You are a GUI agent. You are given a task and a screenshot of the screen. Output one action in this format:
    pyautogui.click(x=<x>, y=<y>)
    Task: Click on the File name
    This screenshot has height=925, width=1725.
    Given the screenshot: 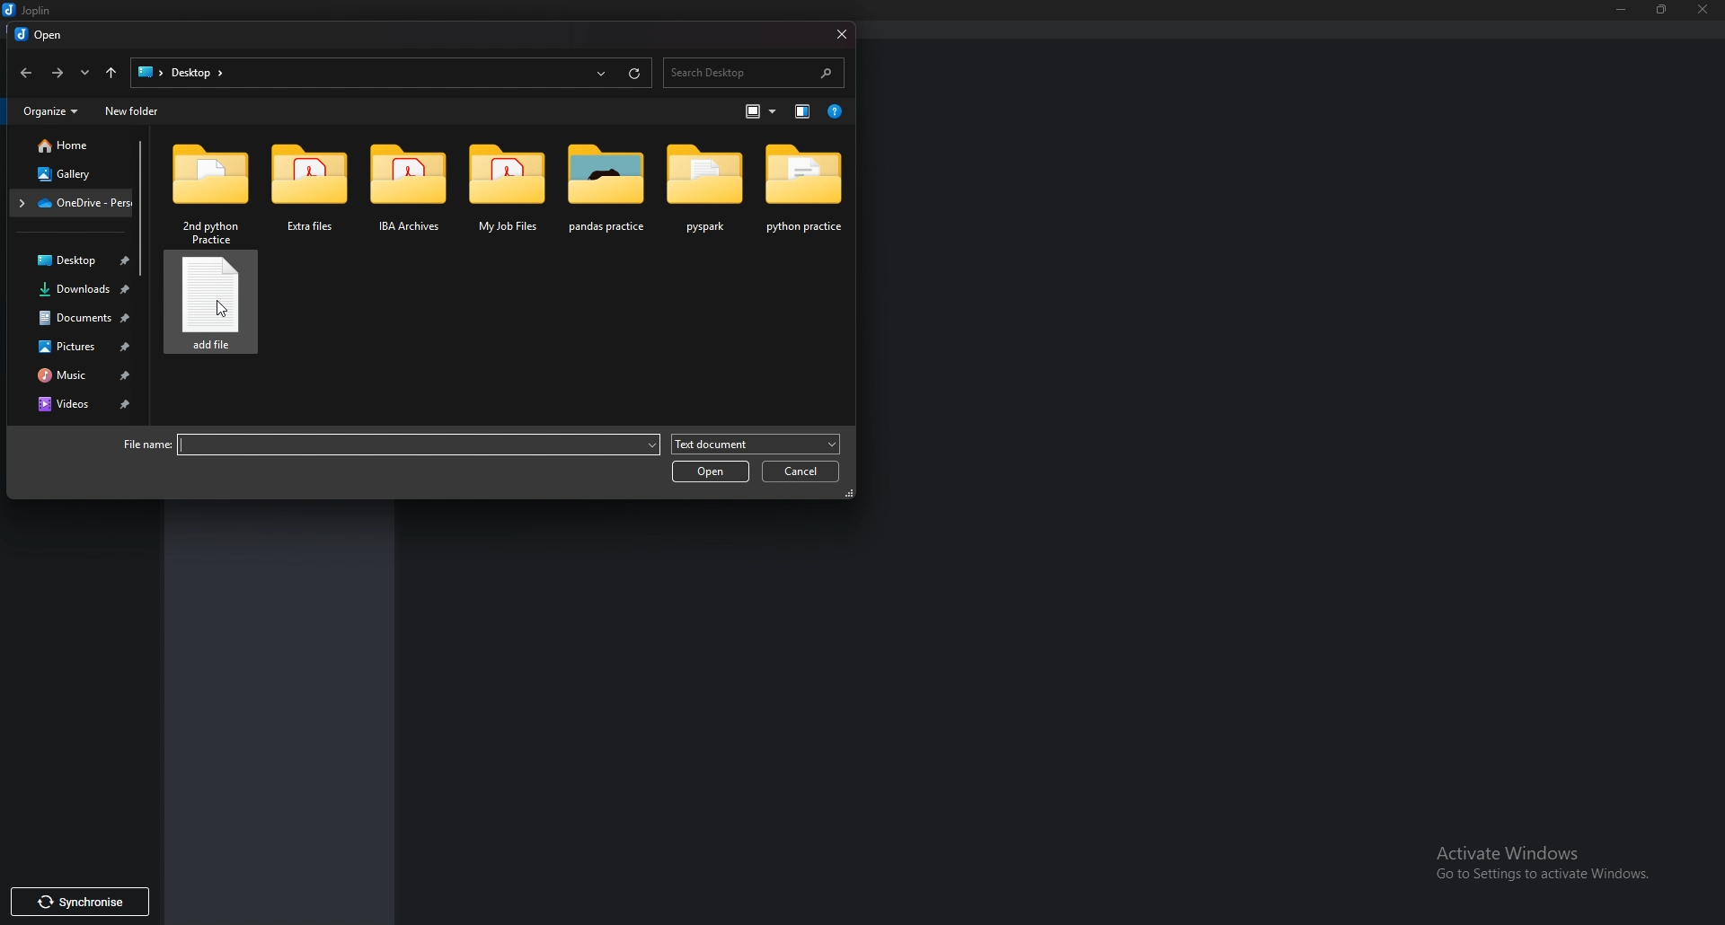 What is the action you would take?
    pyautogui.click(x=389, y=445)
    